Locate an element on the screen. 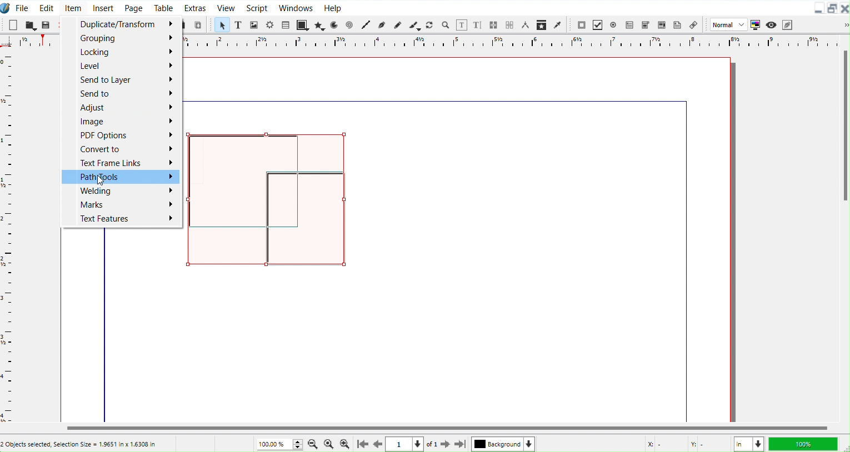 Image resolution: width=850 pixels, height=452 pixels. Vertical Scale is located at coordinates (508, 43).